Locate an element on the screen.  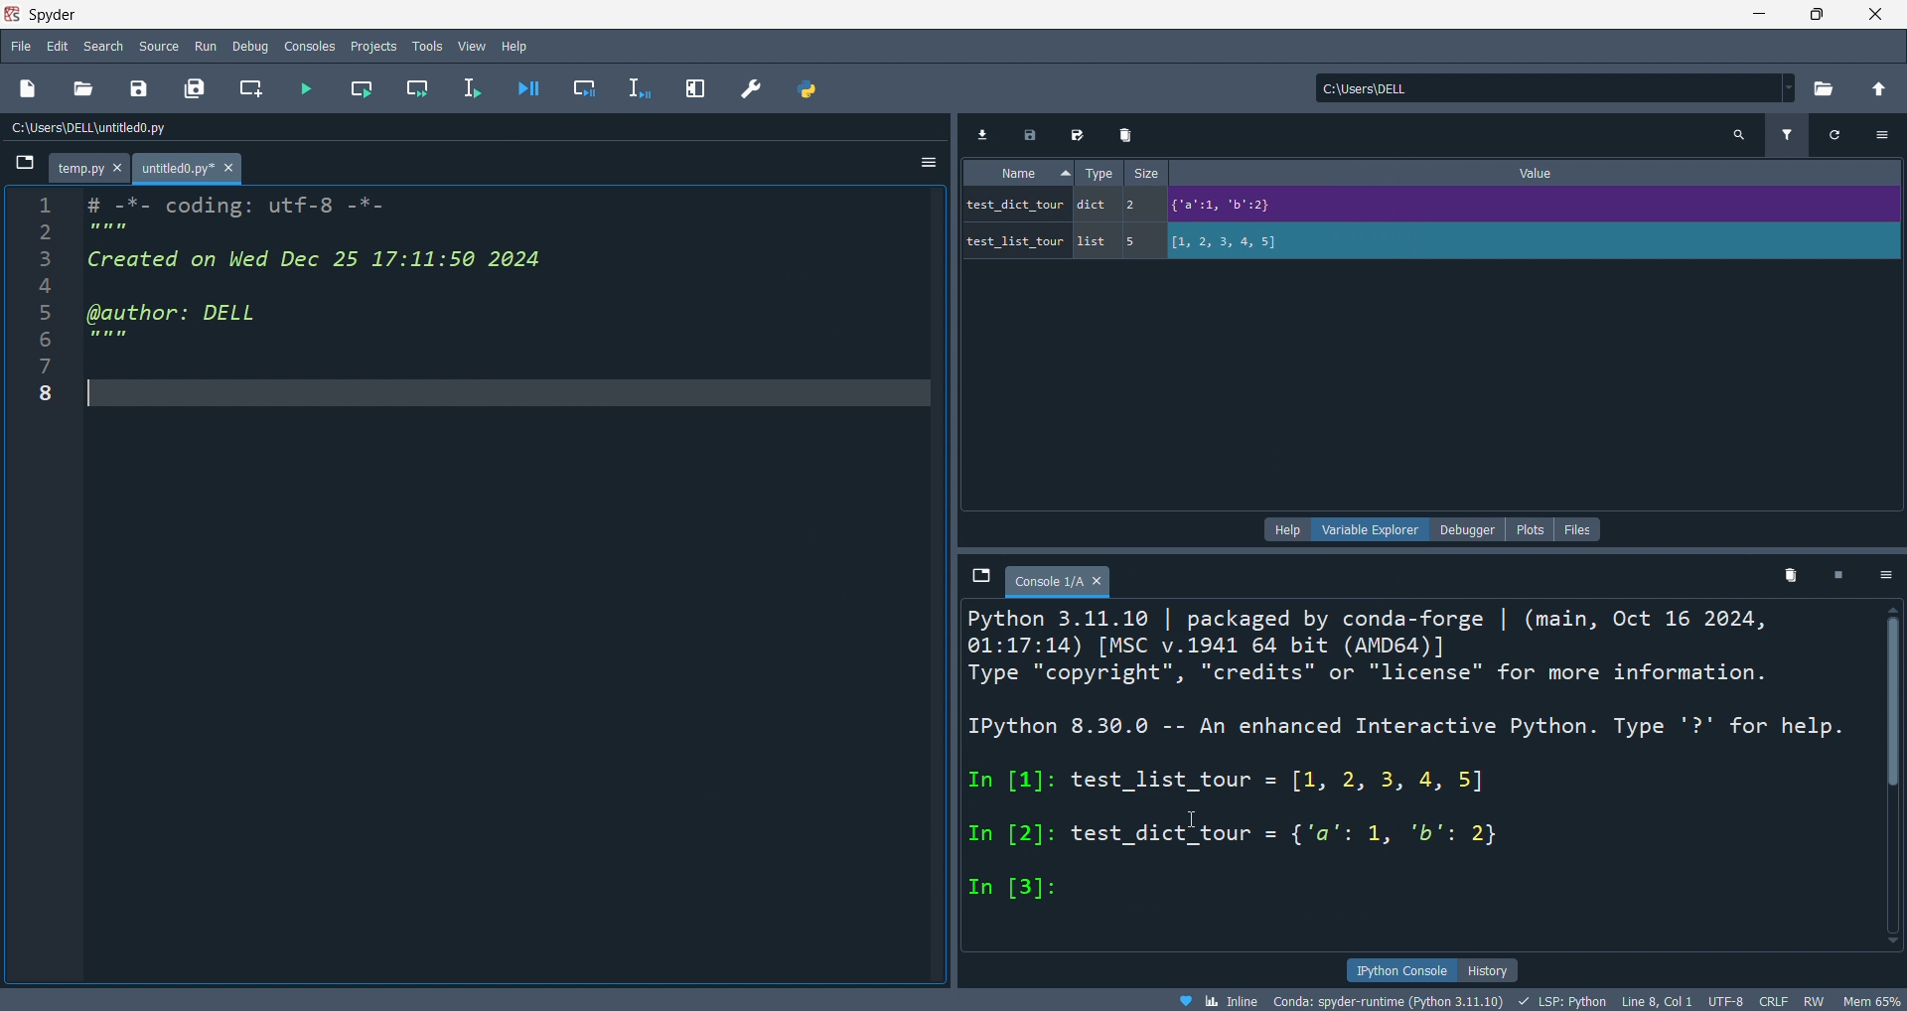
variable explorer is located at coordinates (1370, 528).